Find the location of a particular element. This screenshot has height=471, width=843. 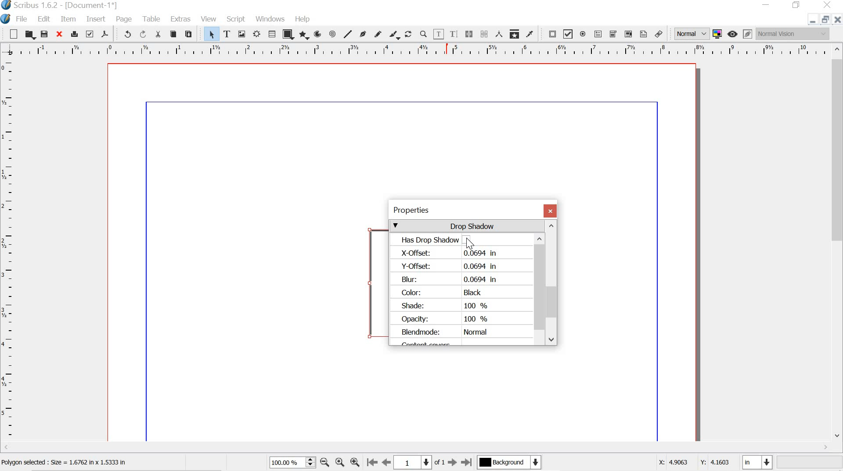

bezier curve is located at coordinates (363, 33).